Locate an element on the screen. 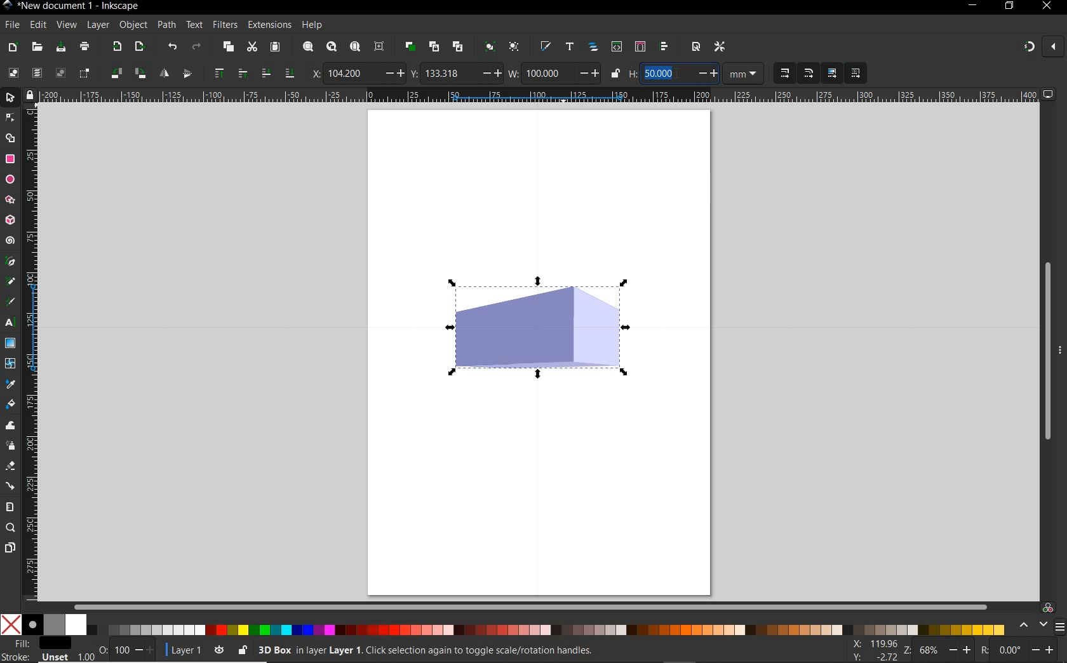 This screenshot has width=1067, height=663. lower selection is located at coordinates (290, 73).